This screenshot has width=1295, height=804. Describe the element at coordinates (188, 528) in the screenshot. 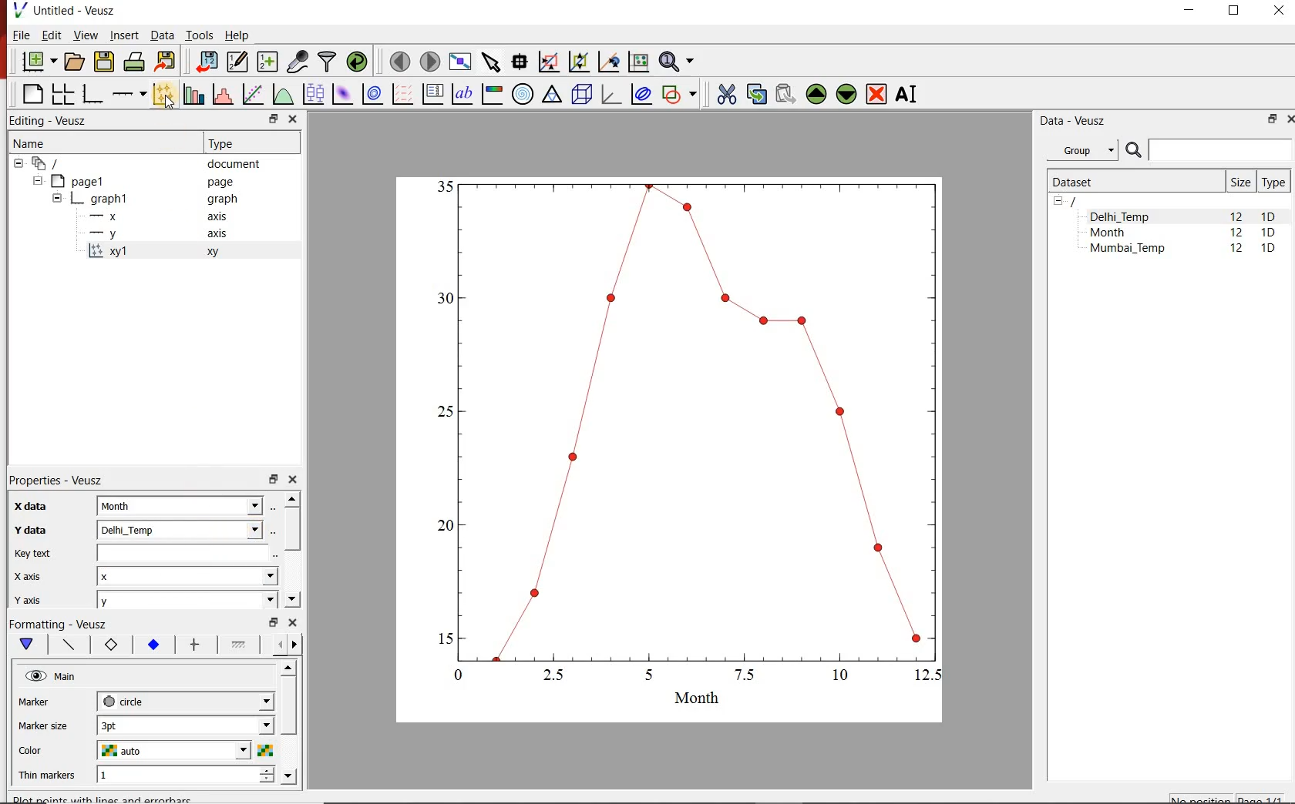

I see `Delhi_Temp` at that location.